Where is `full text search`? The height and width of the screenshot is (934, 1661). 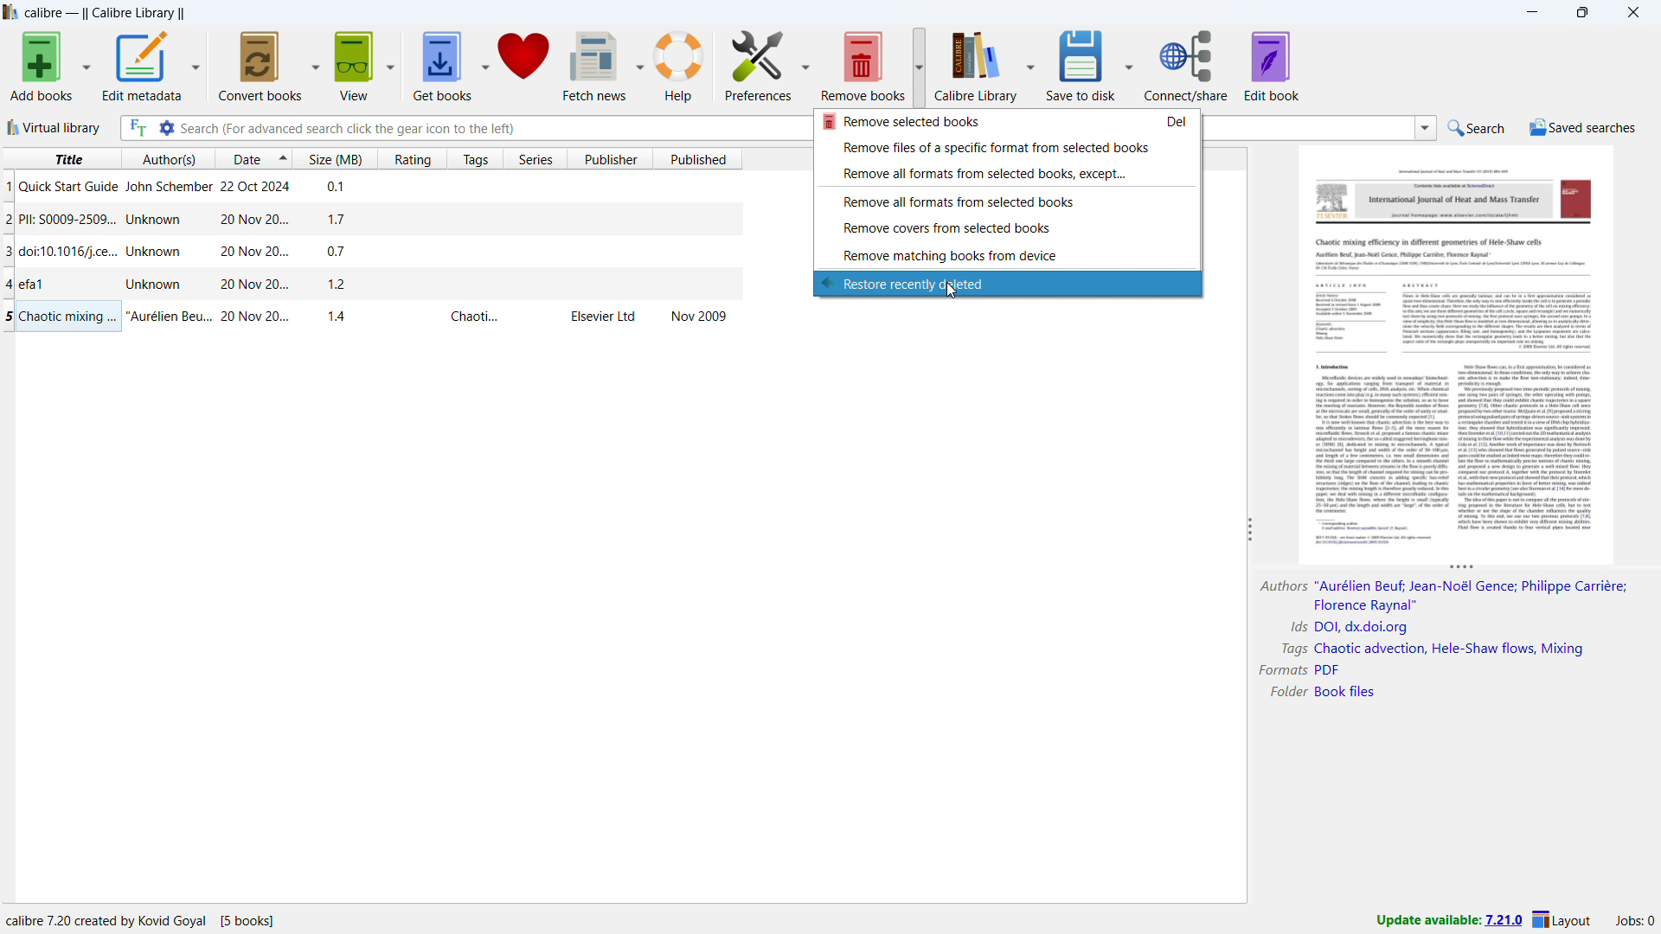 full text search is located at coordinates (137, 127).